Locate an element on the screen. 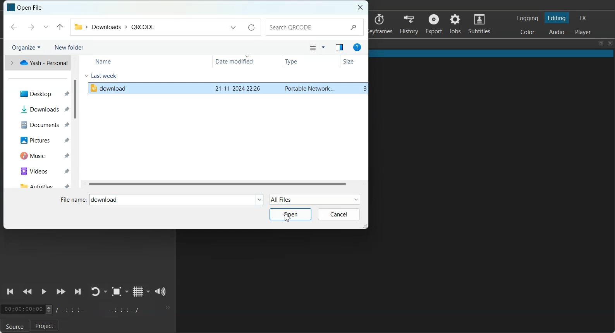 Image resolution: width=615 pixels, height=333 pixels. Toggle Zoom is located at coordinates (117, 292).